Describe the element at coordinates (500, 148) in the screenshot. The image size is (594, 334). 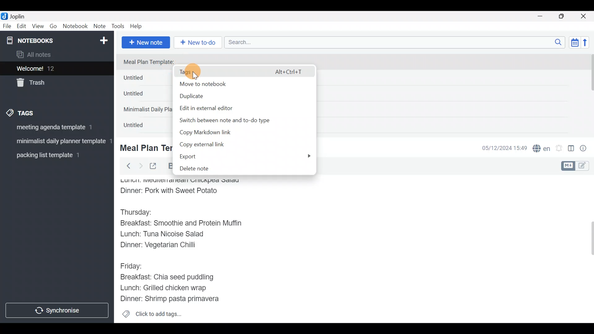
I see `Date & time` at that location.